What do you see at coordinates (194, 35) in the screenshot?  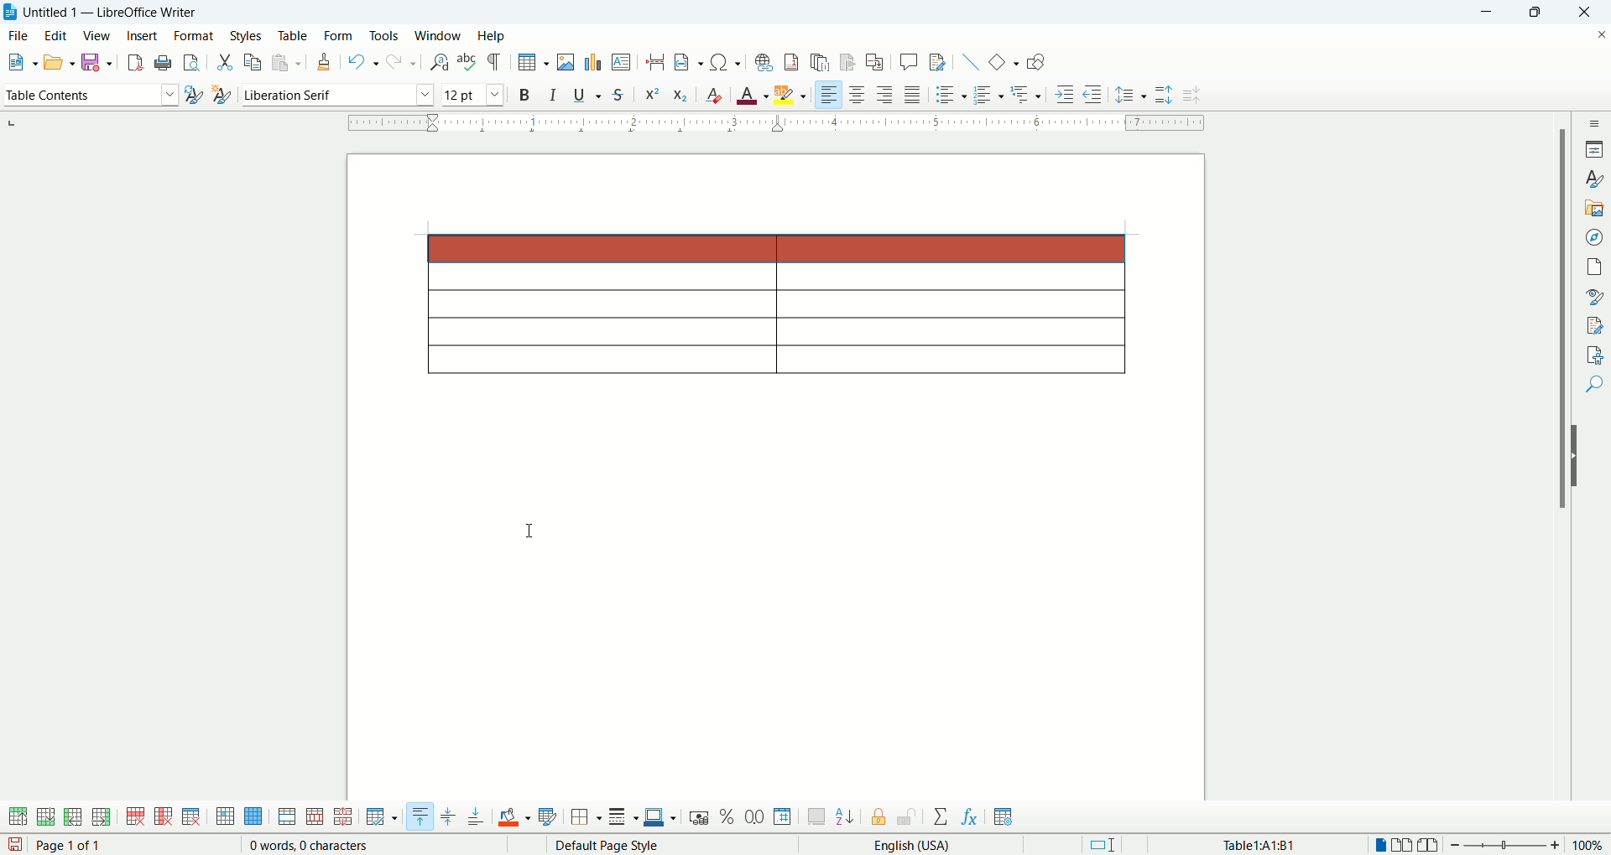 I see `format` at bounding box center [194, 35].